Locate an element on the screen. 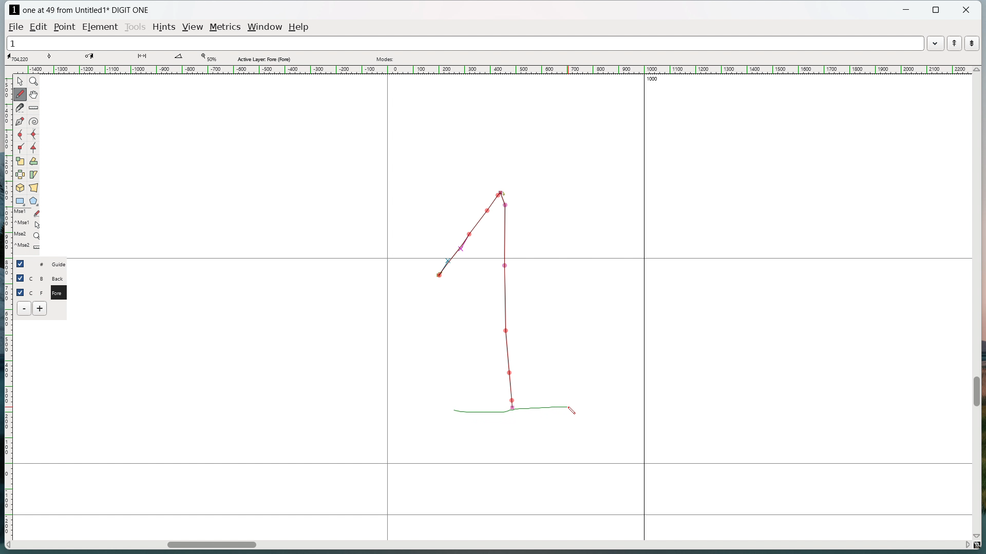 This screenshot has width=986, height=554. element is located at coordinates (100, 27).